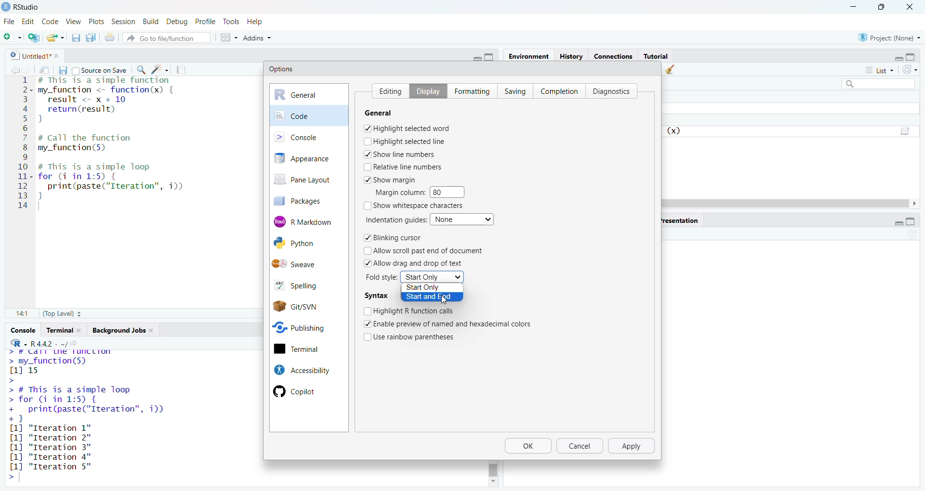 The width and height of the screenshot is (925, 491). What do you see at coordinates (675, 131) in the screenshot?
I see `function (x)` at bounding box center [675, 131].